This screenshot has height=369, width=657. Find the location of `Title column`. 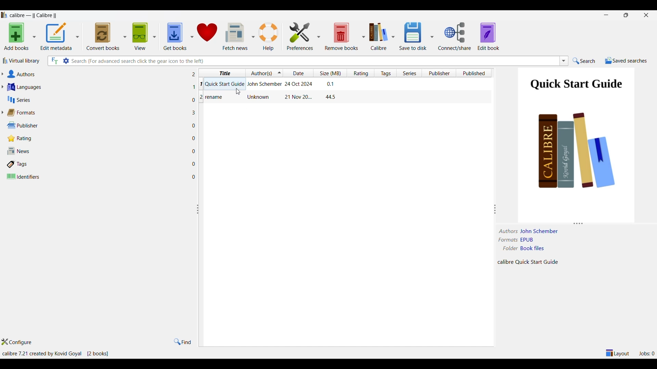

Title column is located at coordinates (223, 73).